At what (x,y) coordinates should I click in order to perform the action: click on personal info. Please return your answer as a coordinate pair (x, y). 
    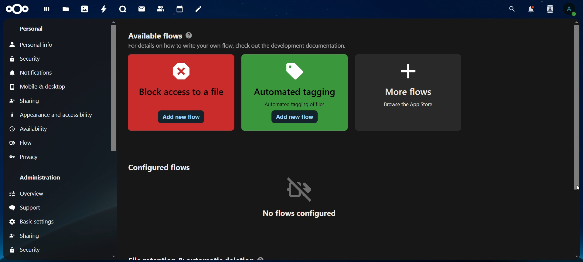
    Looking at the image, I should click on (35, 45).